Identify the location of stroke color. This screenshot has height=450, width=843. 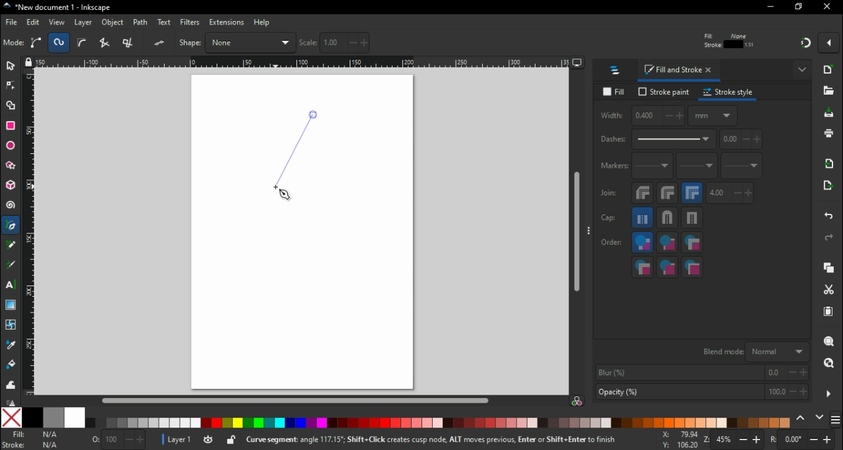
(32, 445).